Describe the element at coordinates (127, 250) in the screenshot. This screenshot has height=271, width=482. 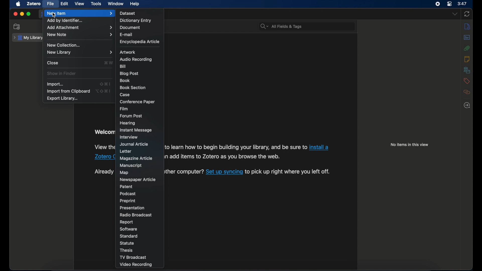
I see `thesis` at that location.